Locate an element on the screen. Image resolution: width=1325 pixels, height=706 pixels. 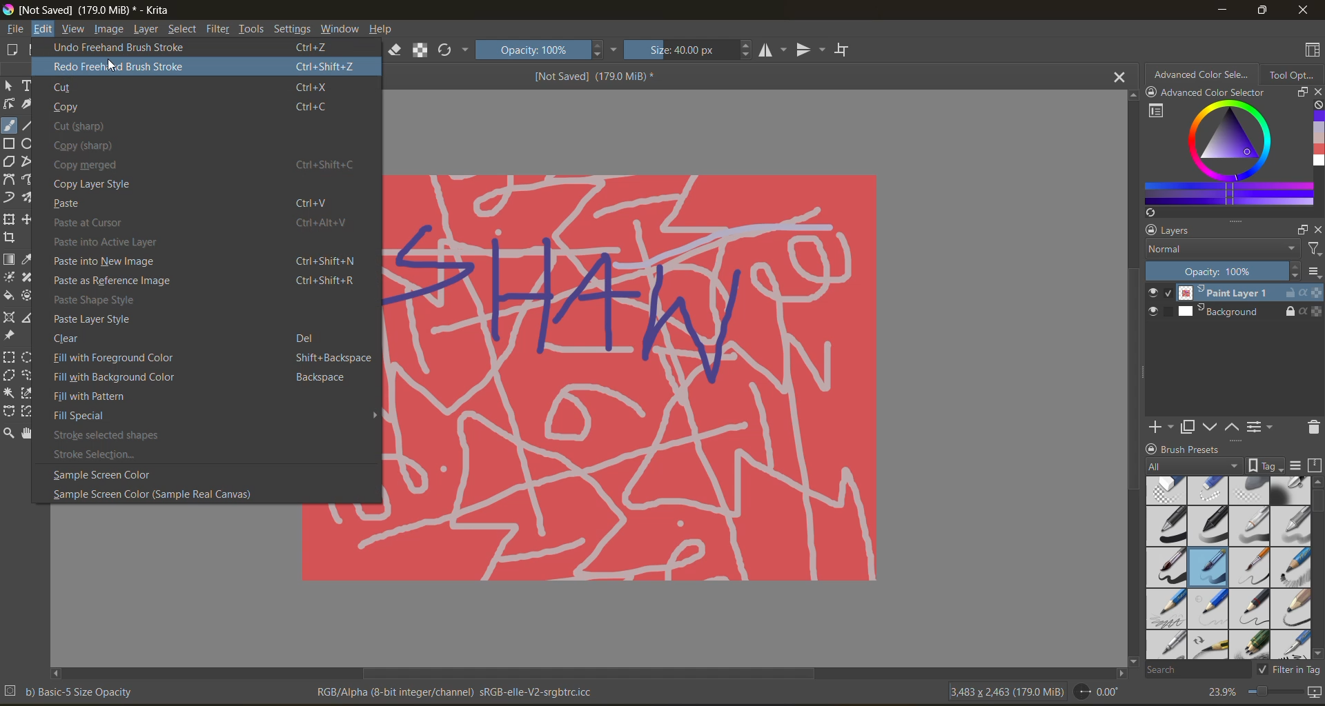
display settings is located at coordinates (1298, 464).